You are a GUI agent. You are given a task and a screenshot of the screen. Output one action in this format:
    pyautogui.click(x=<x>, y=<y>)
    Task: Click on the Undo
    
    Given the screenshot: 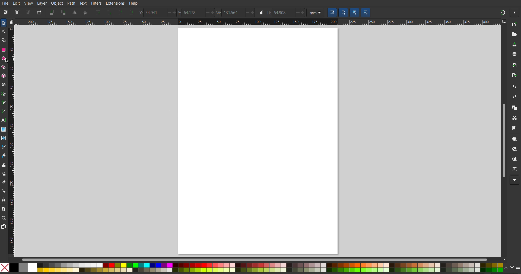 What is the action you would take?
    pyautogui.click(x=514, y=86)
    